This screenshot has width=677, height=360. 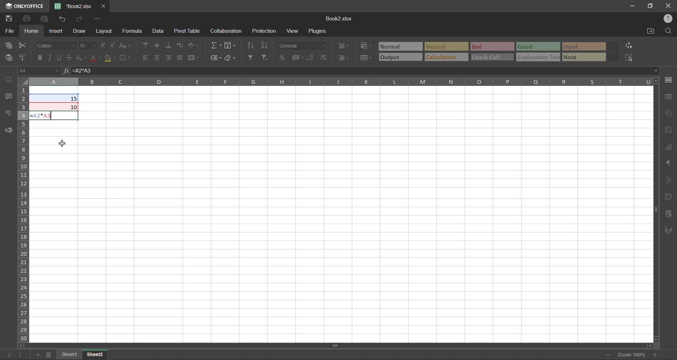 What do you see at coordinates (156, 45) in the screenshot?
I see `align  middle` at bounding box center [156, 45].